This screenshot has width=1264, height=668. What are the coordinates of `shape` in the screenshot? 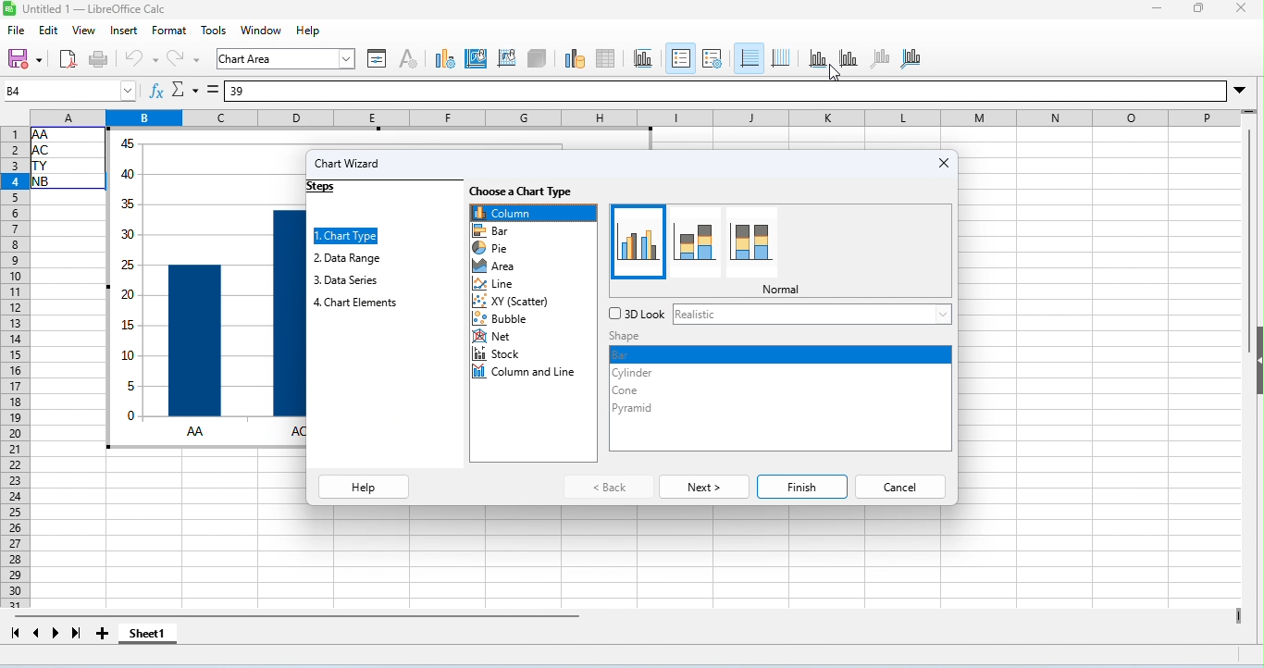 It's located at (632, 338).